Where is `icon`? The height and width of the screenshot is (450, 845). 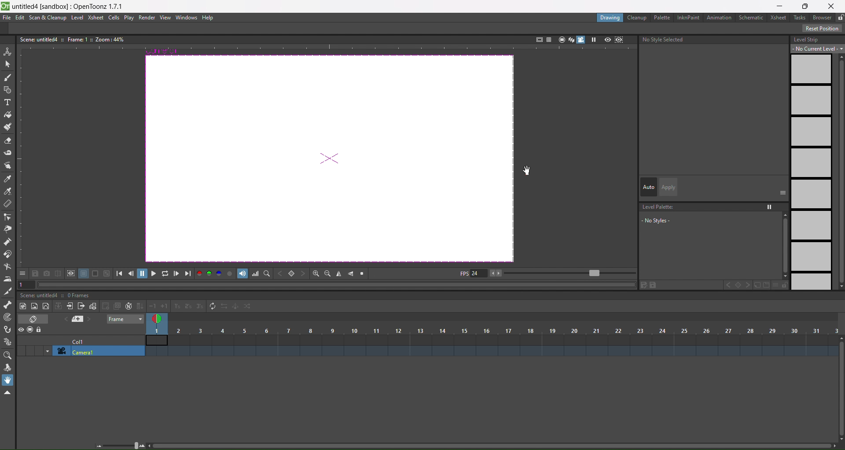 icon is located at coordinates (65, 274).